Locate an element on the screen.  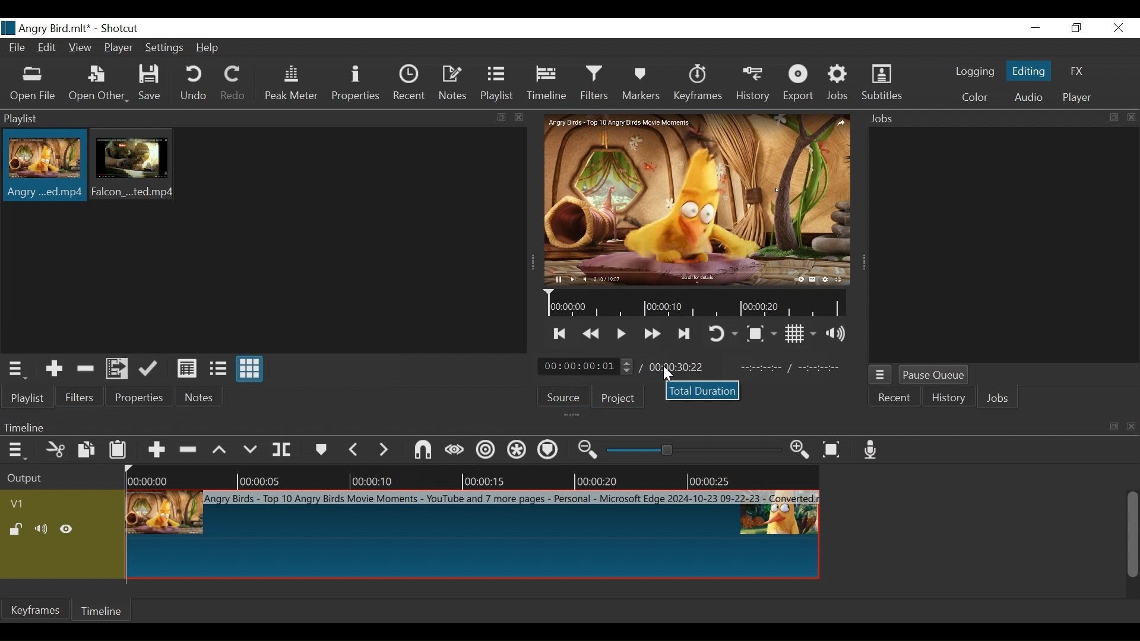
Cut is located at coordinates (55, 449).